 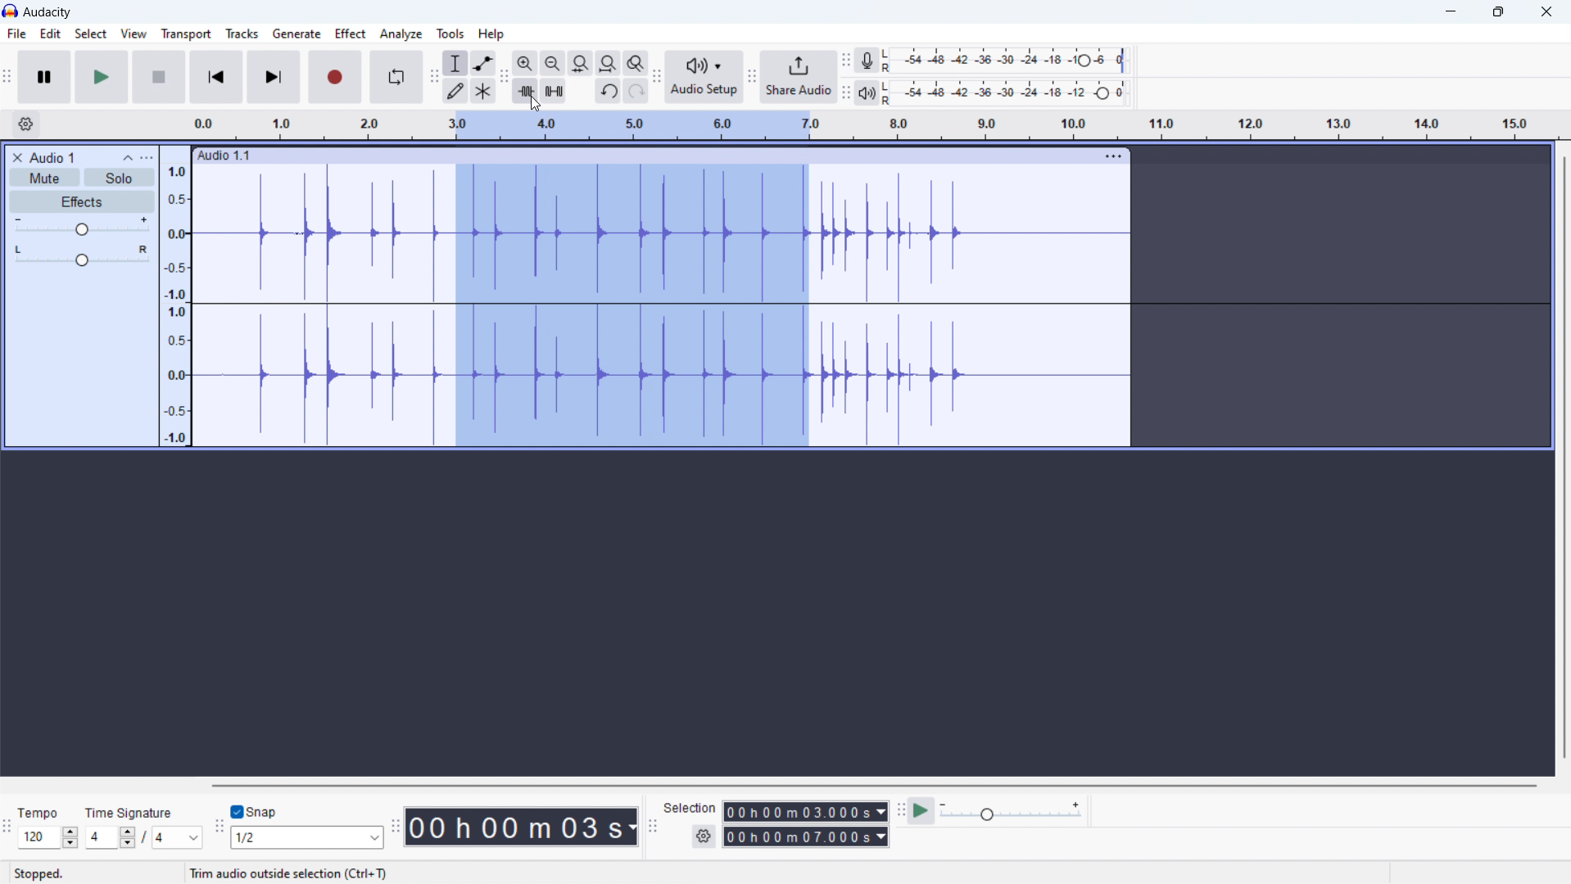 I want to click on time toolbar, so click(x=396, y=828).